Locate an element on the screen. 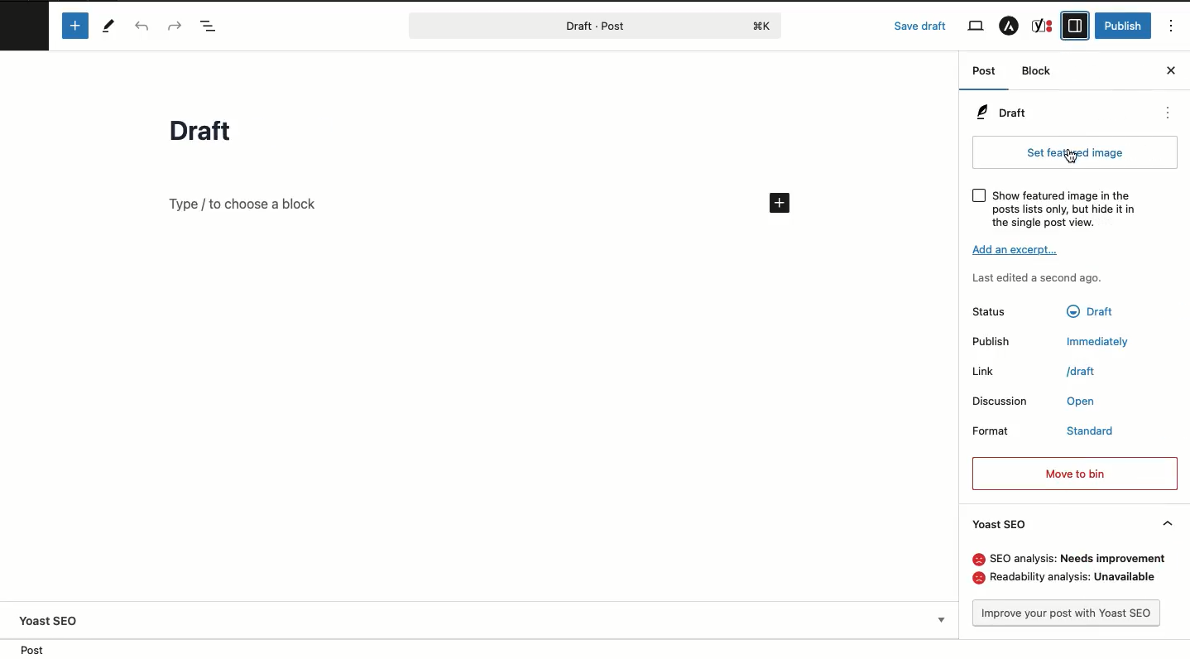 The width and height of the screenshot is (1190, 659). Redo is located at coordinates (178, 26).